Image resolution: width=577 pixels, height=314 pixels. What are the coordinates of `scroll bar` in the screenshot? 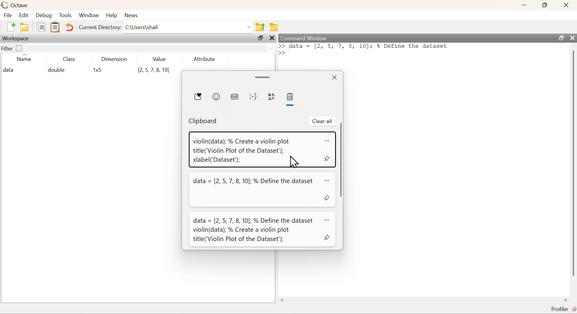 It's located at (341, 159).